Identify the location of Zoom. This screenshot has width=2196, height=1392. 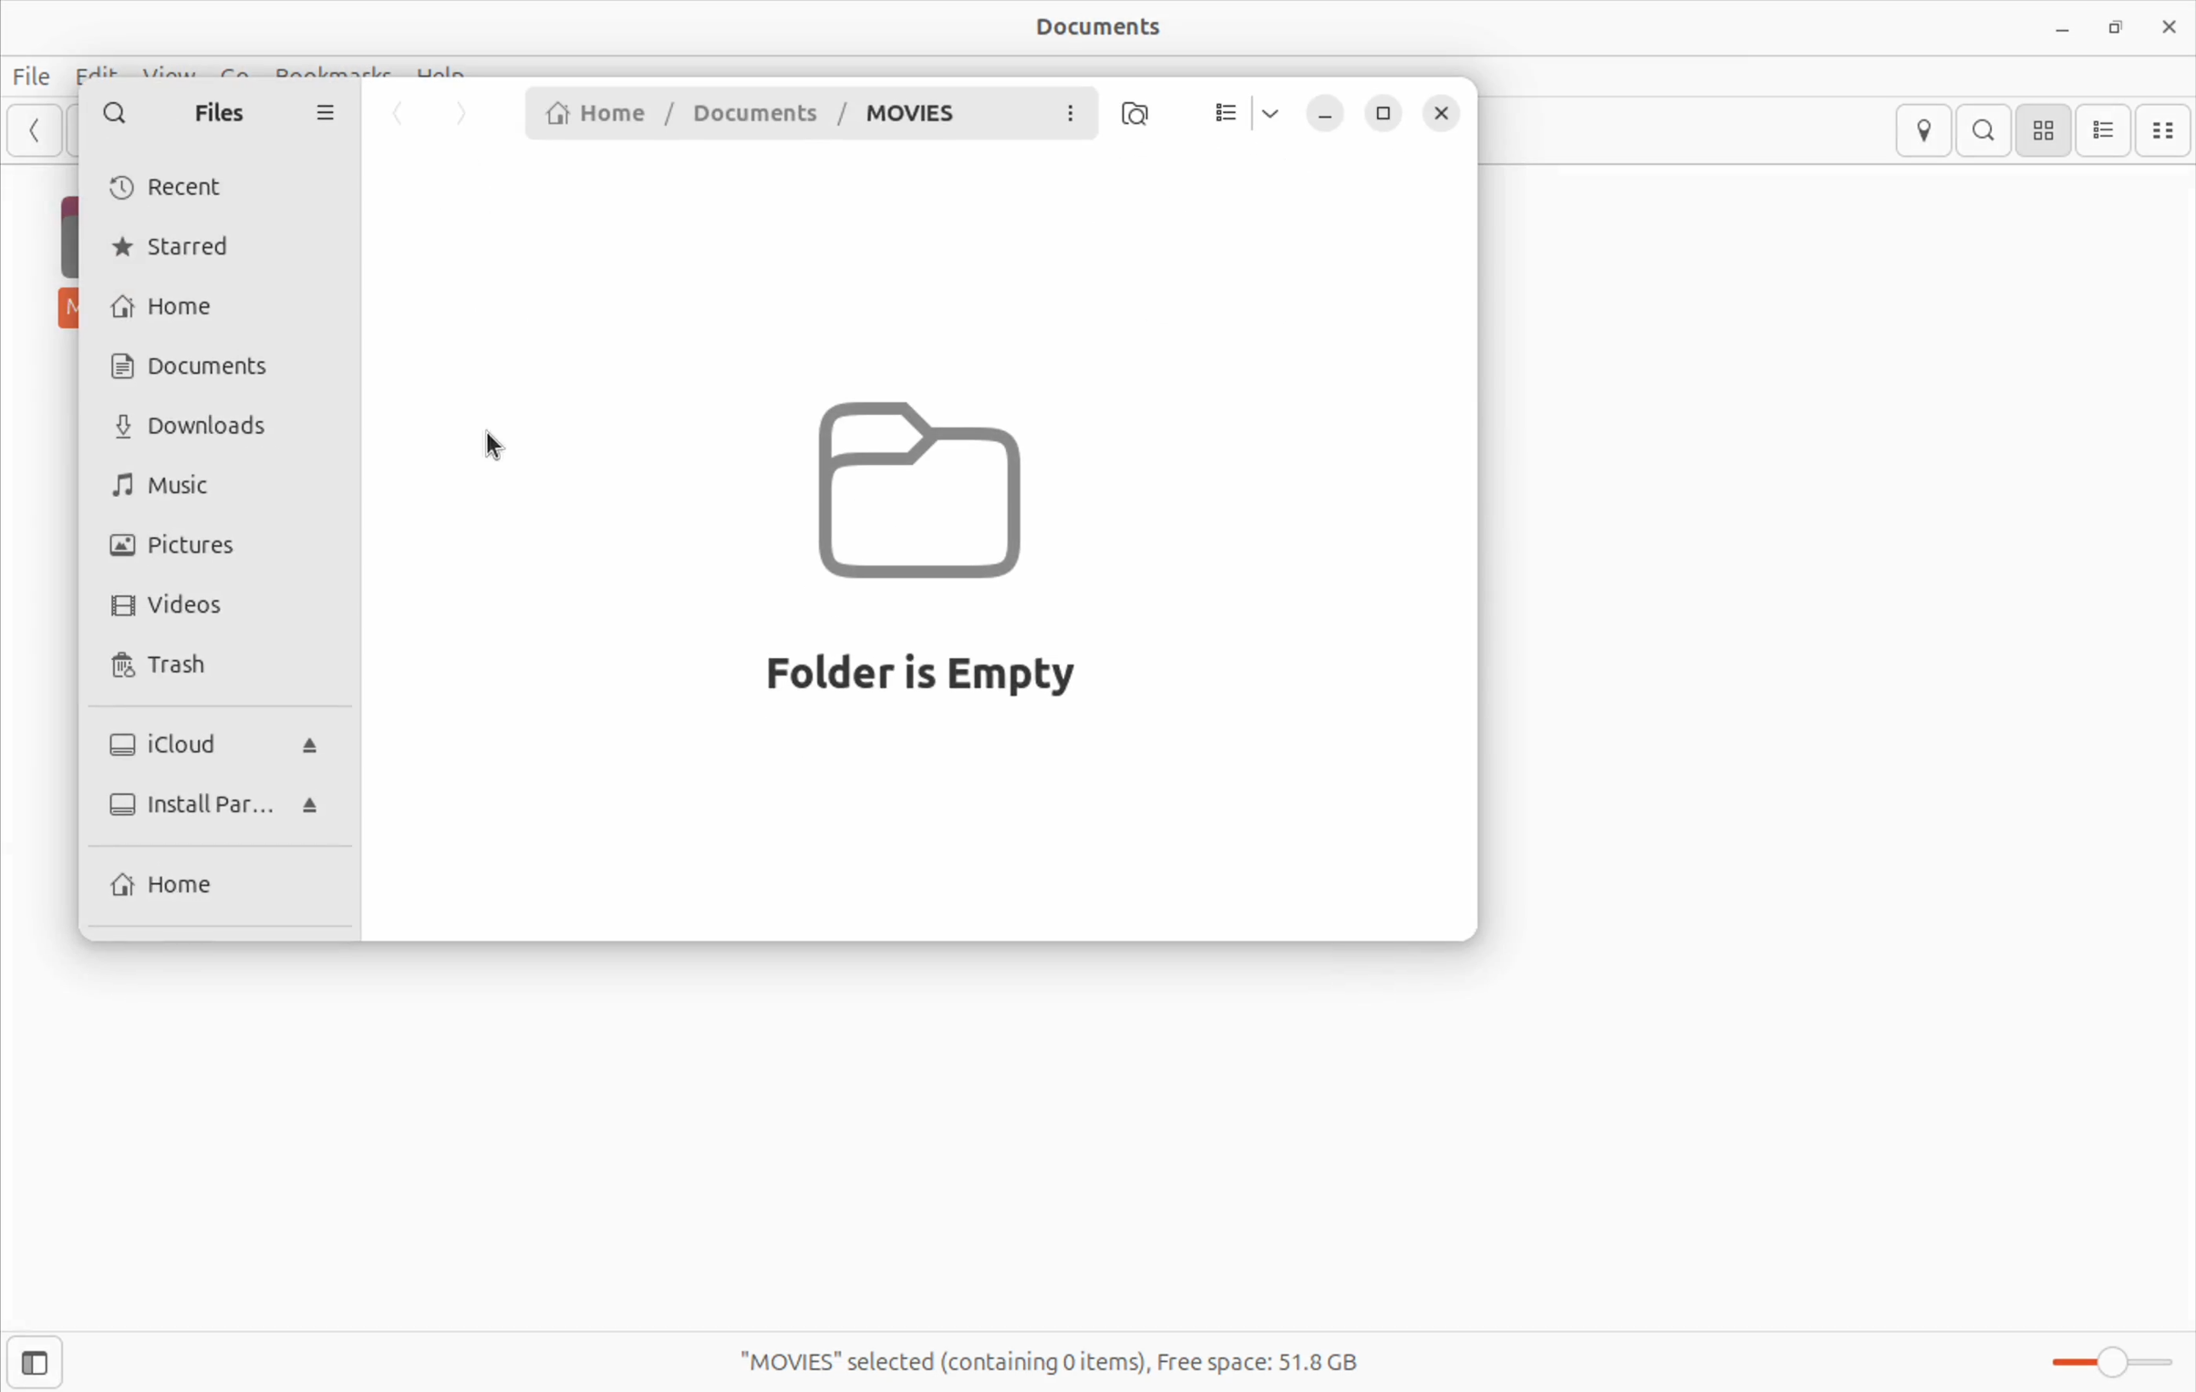
(2107, 1366).